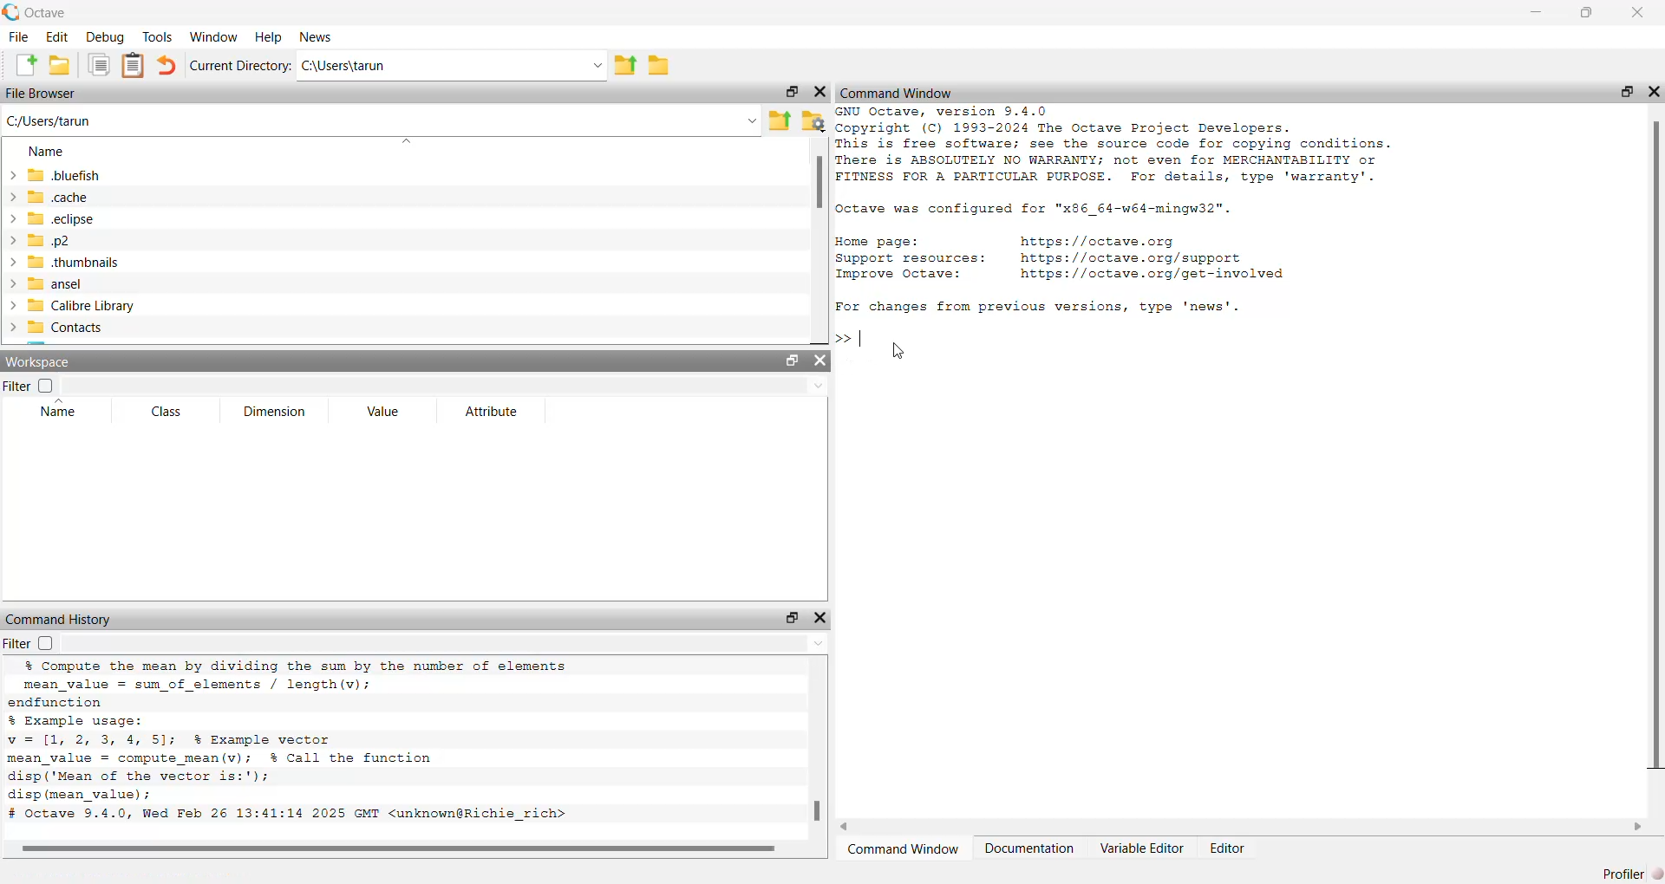  Describe the element at coordinates (843, 339) in the screenshot. I see `>>` at that location.